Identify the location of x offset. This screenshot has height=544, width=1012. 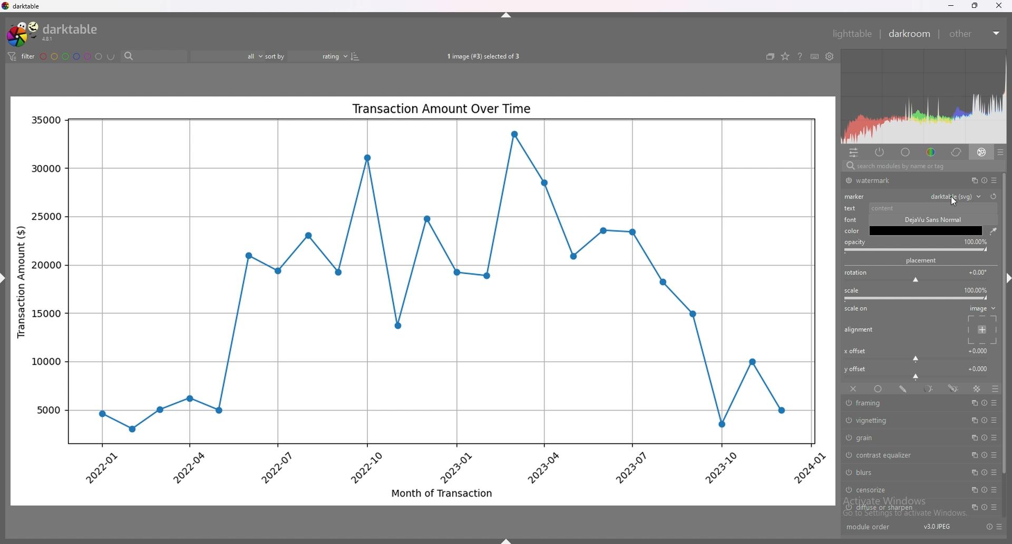
(979, 350).